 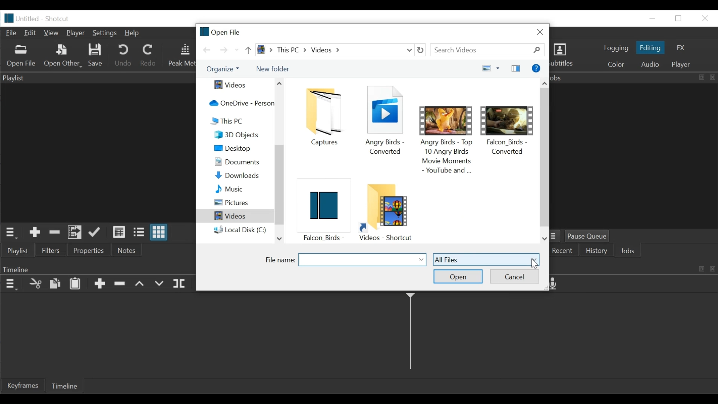 What do you see at coordinates (423, 50) in the screenshot?
I see `Refresh` at bounding box center [423, 50].